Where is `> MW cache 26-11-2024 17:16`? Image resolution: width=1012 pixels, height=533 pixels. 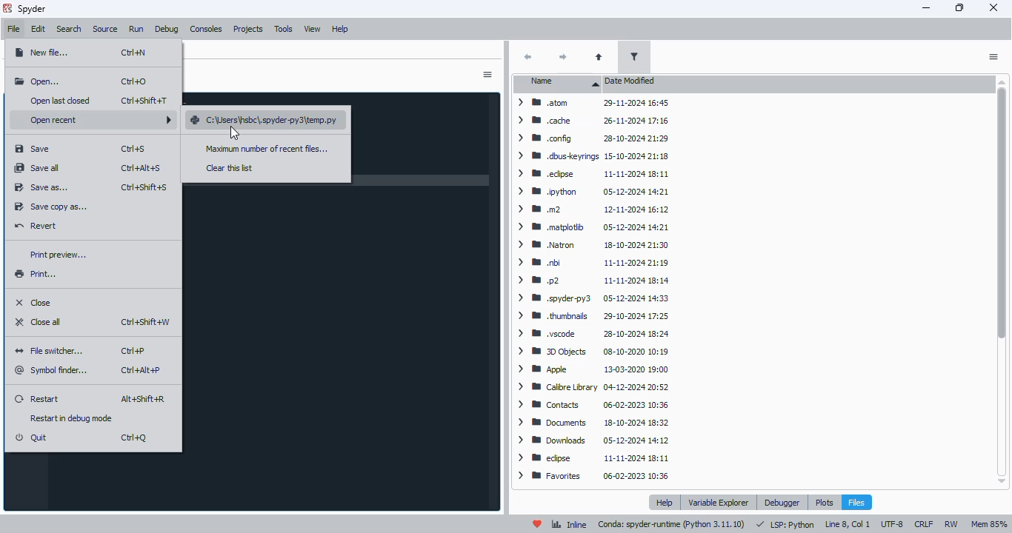
> MW cache 26-11-2024 17:16 is located at coordinates (593, 121).